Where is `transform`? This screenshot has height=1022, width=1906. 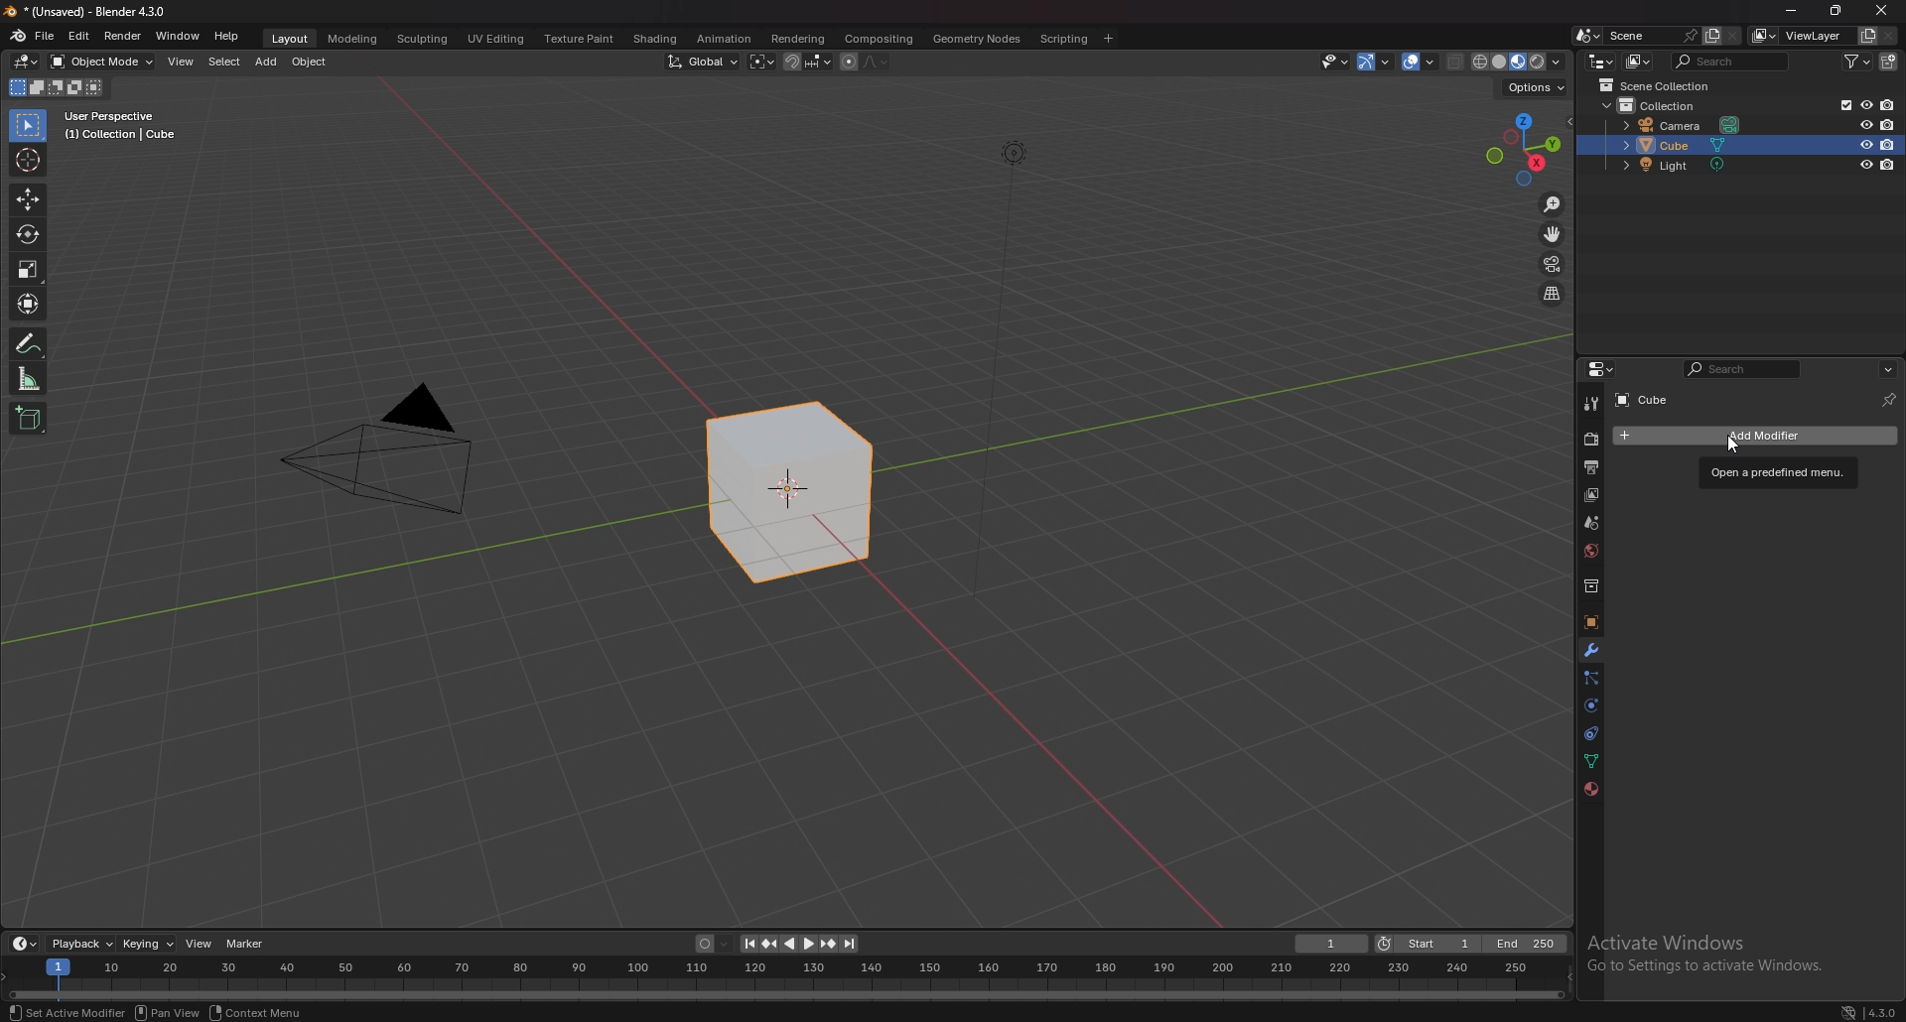
transform is located at coordinates (29, 305).